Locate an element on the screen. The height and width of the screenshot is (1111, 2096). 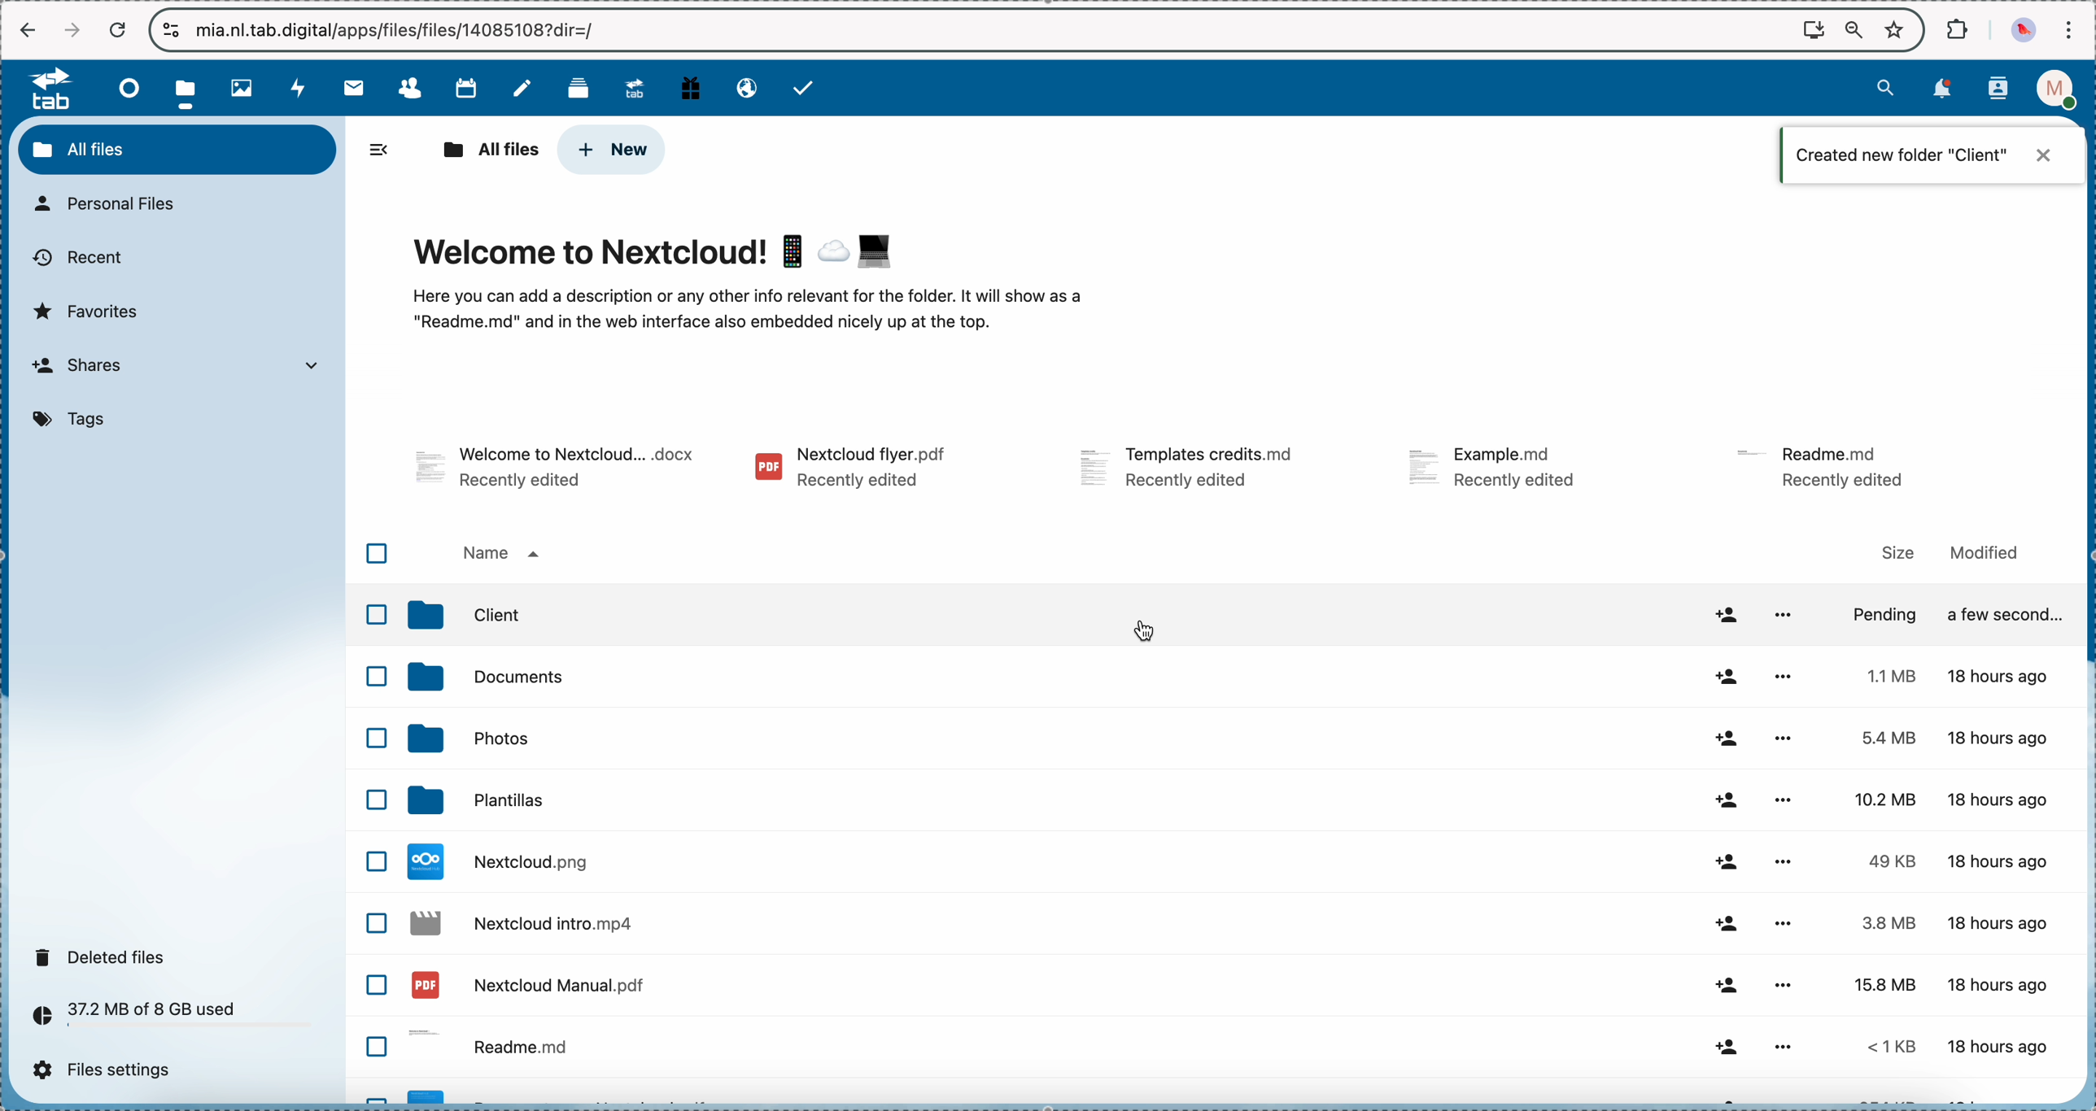
share is located at coordinates (1728, 802).